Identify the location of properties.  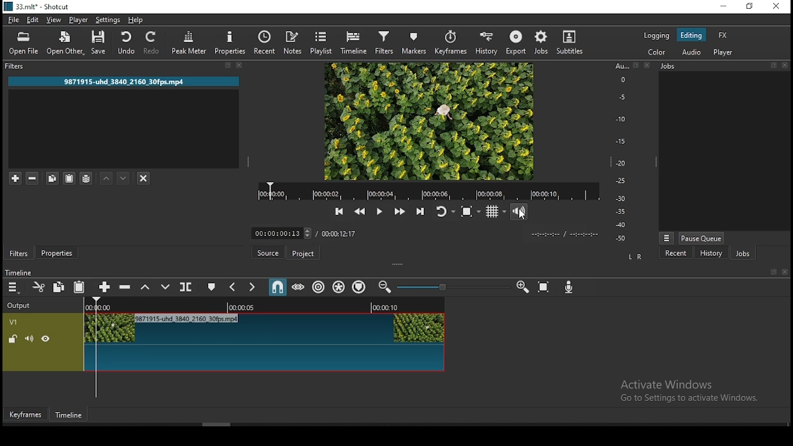
(57, 253).